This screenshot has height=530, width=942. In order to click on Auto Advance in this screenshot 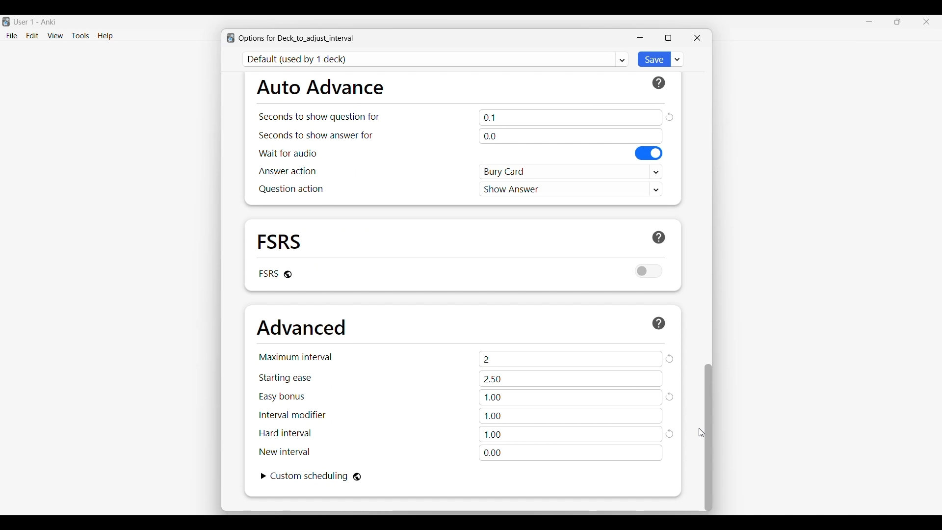, I will do `click(320, 87)`.